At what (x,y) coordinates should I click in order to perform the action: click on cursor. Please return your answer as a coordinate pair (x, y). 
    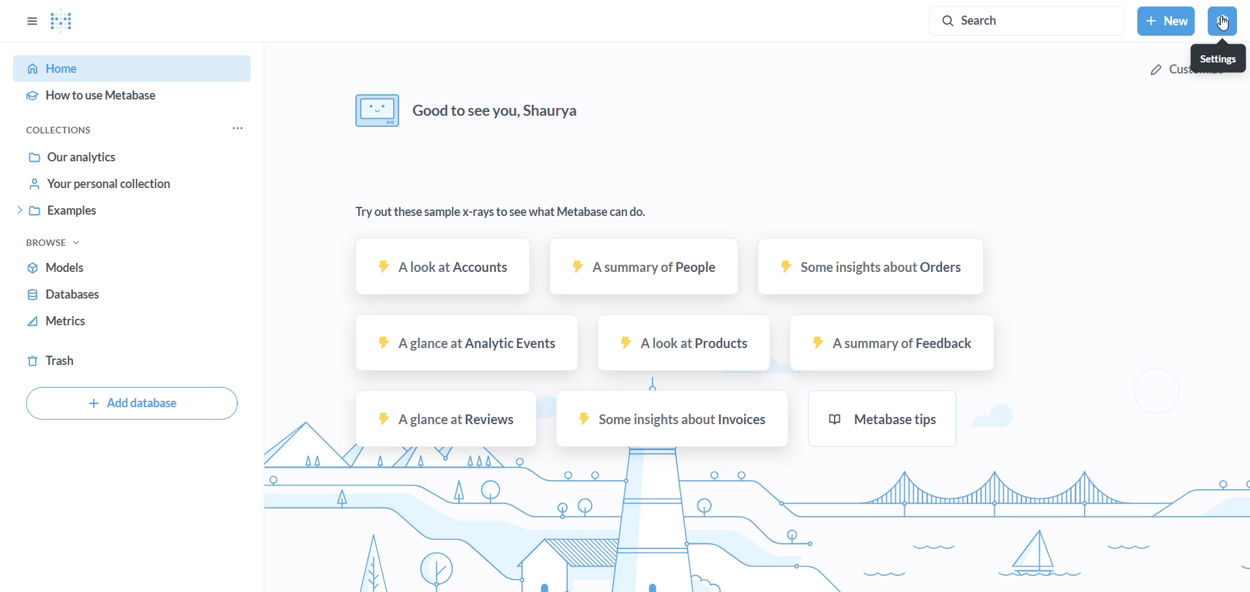
    Looking at the image, I should click on (1220, 25).